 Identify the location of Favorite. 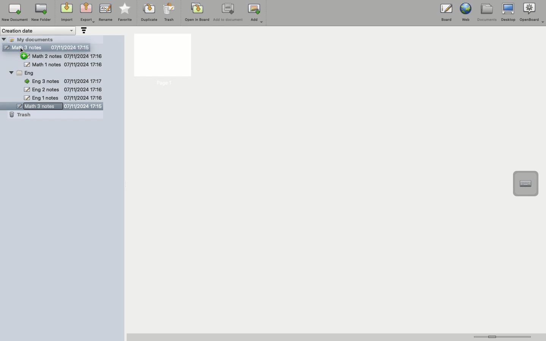
(125, 13).